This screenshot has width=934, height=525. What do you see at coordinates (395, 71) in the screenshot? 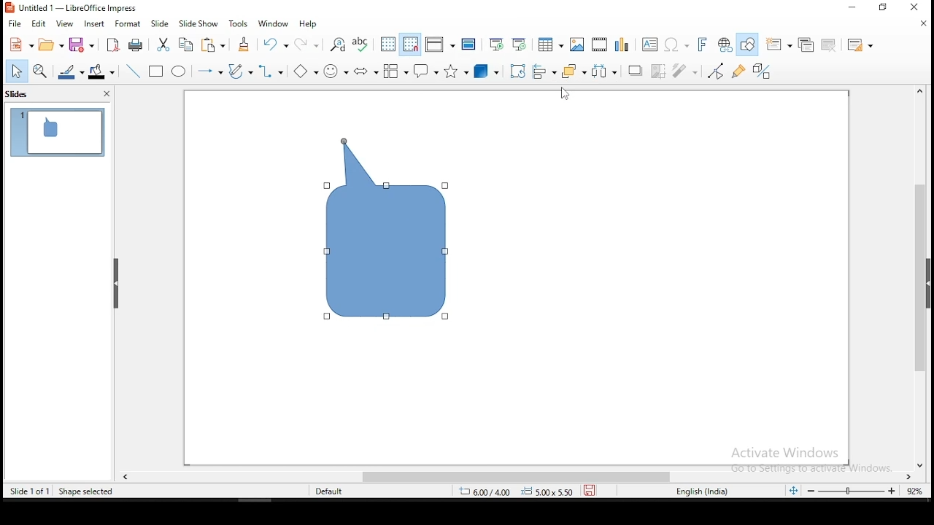
I see `flowchart` at bounding box center [395, 71].